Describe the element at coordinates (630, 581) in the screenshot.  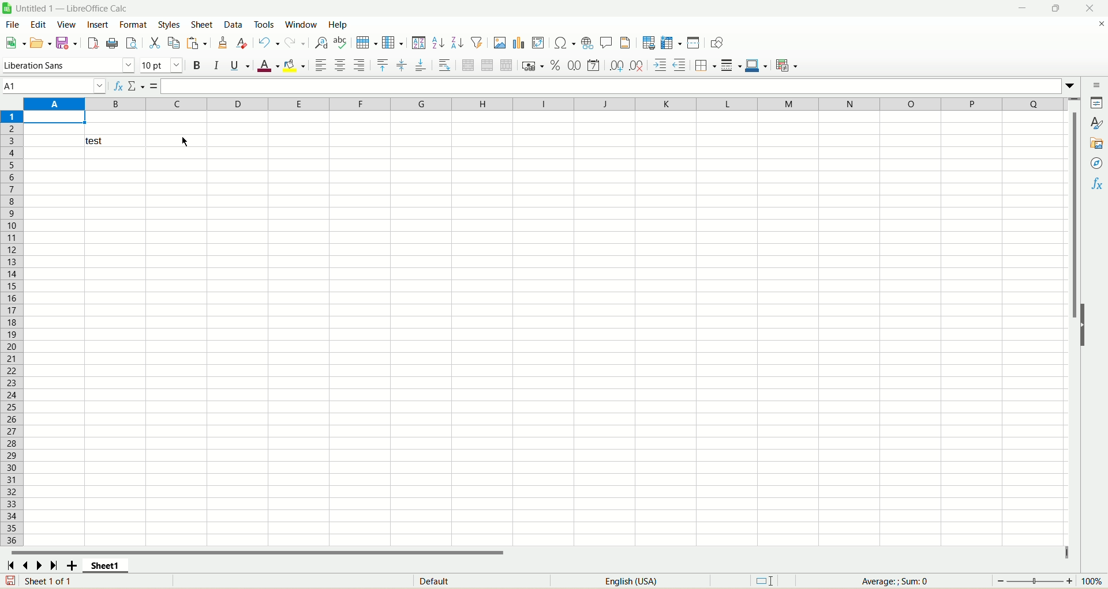
I see `English (USA)` at that location.